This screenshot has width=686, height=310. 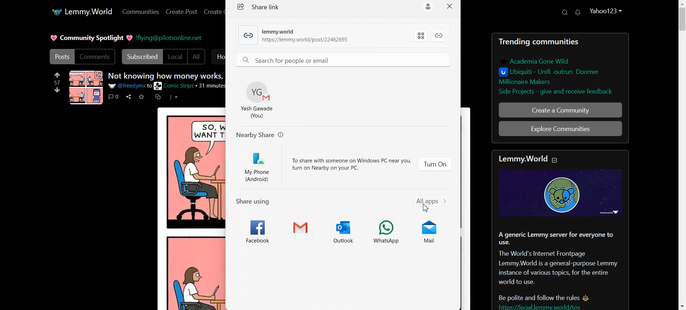 What do you see at coordinates (141, 56) in the screenshot?
I see `Subscribed` at bounding box center [141, 56].